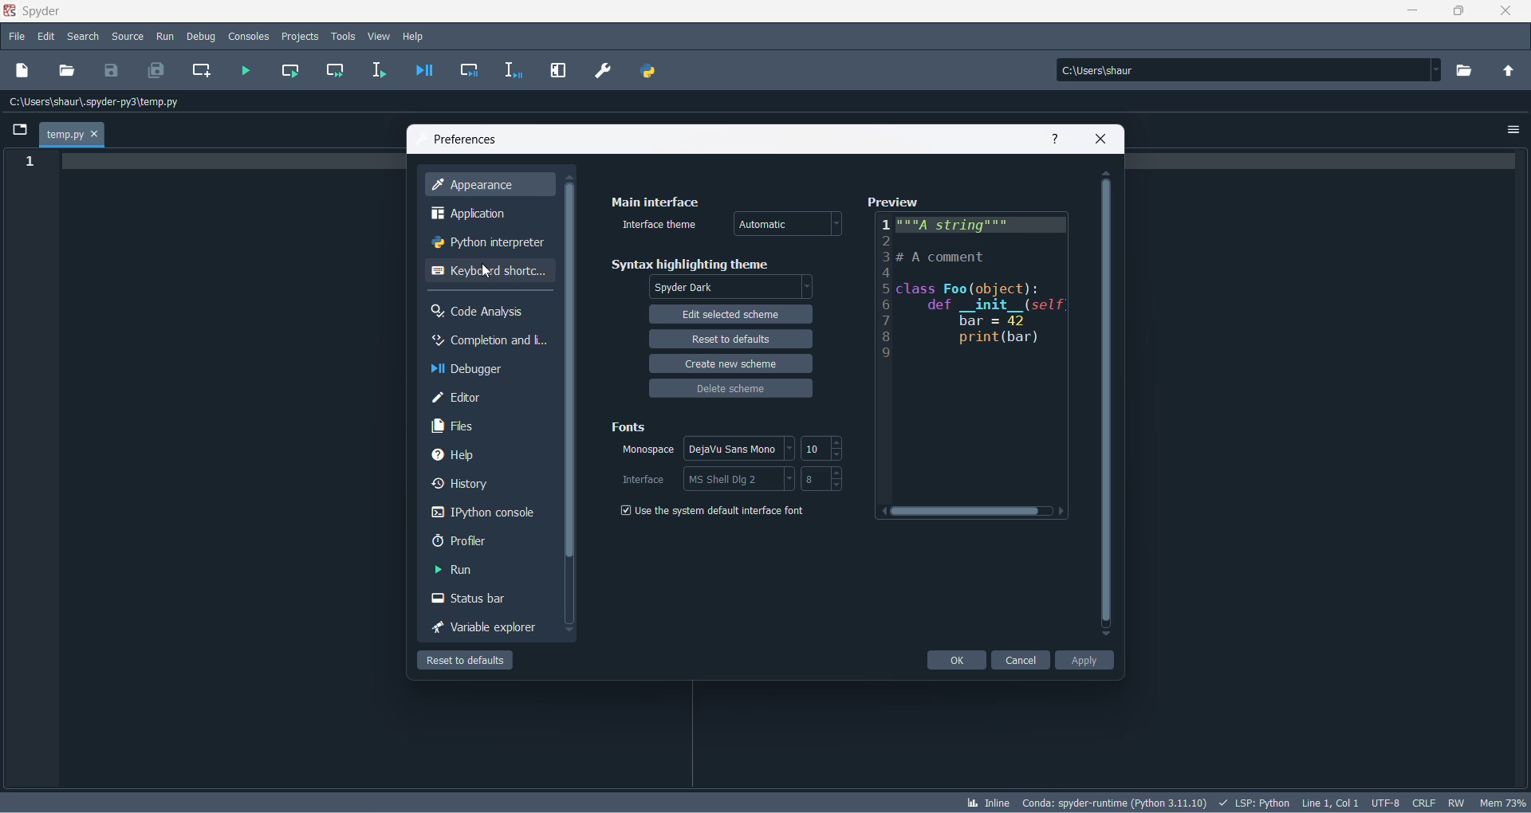 Image resolution: width=1531 pixels, height=813 pixels. I want to click on new file, so click(22, 71).